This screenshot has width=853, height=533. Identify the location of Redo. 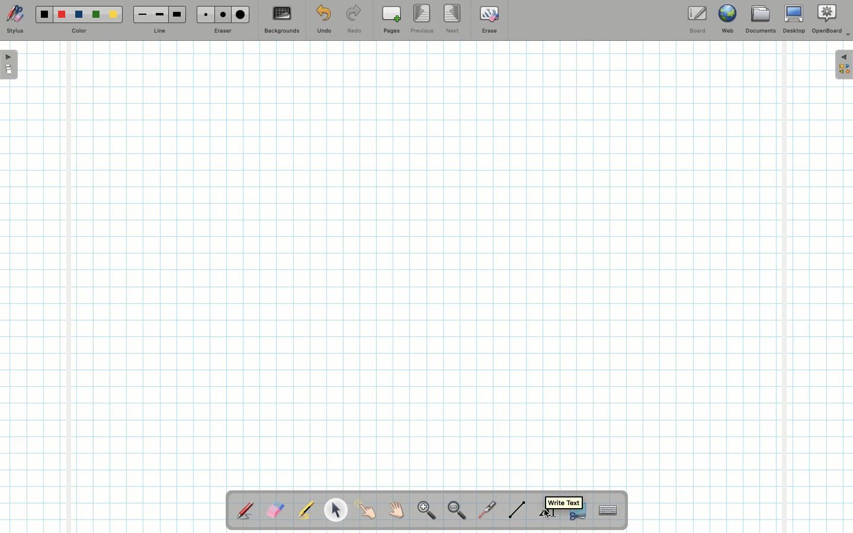
(354, 21).